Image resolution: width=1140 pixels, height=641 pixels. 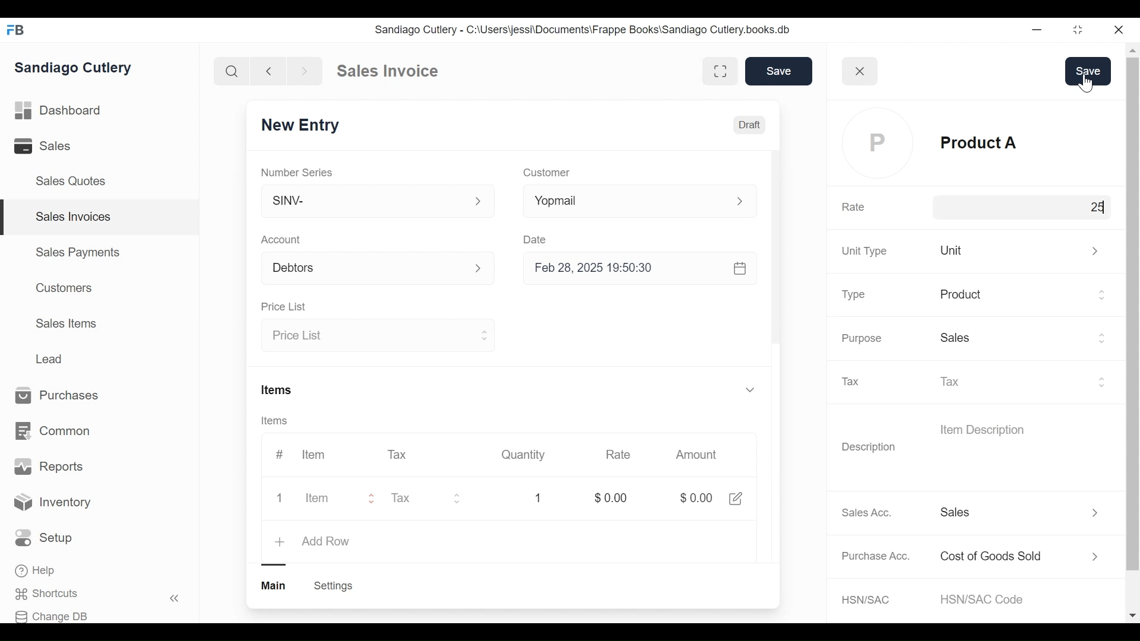 What do you see at coordinates (644, 270) in the screenshot?
I see `Feb 28, 2025 19:50:30 &` at bounding box center [644, 270].